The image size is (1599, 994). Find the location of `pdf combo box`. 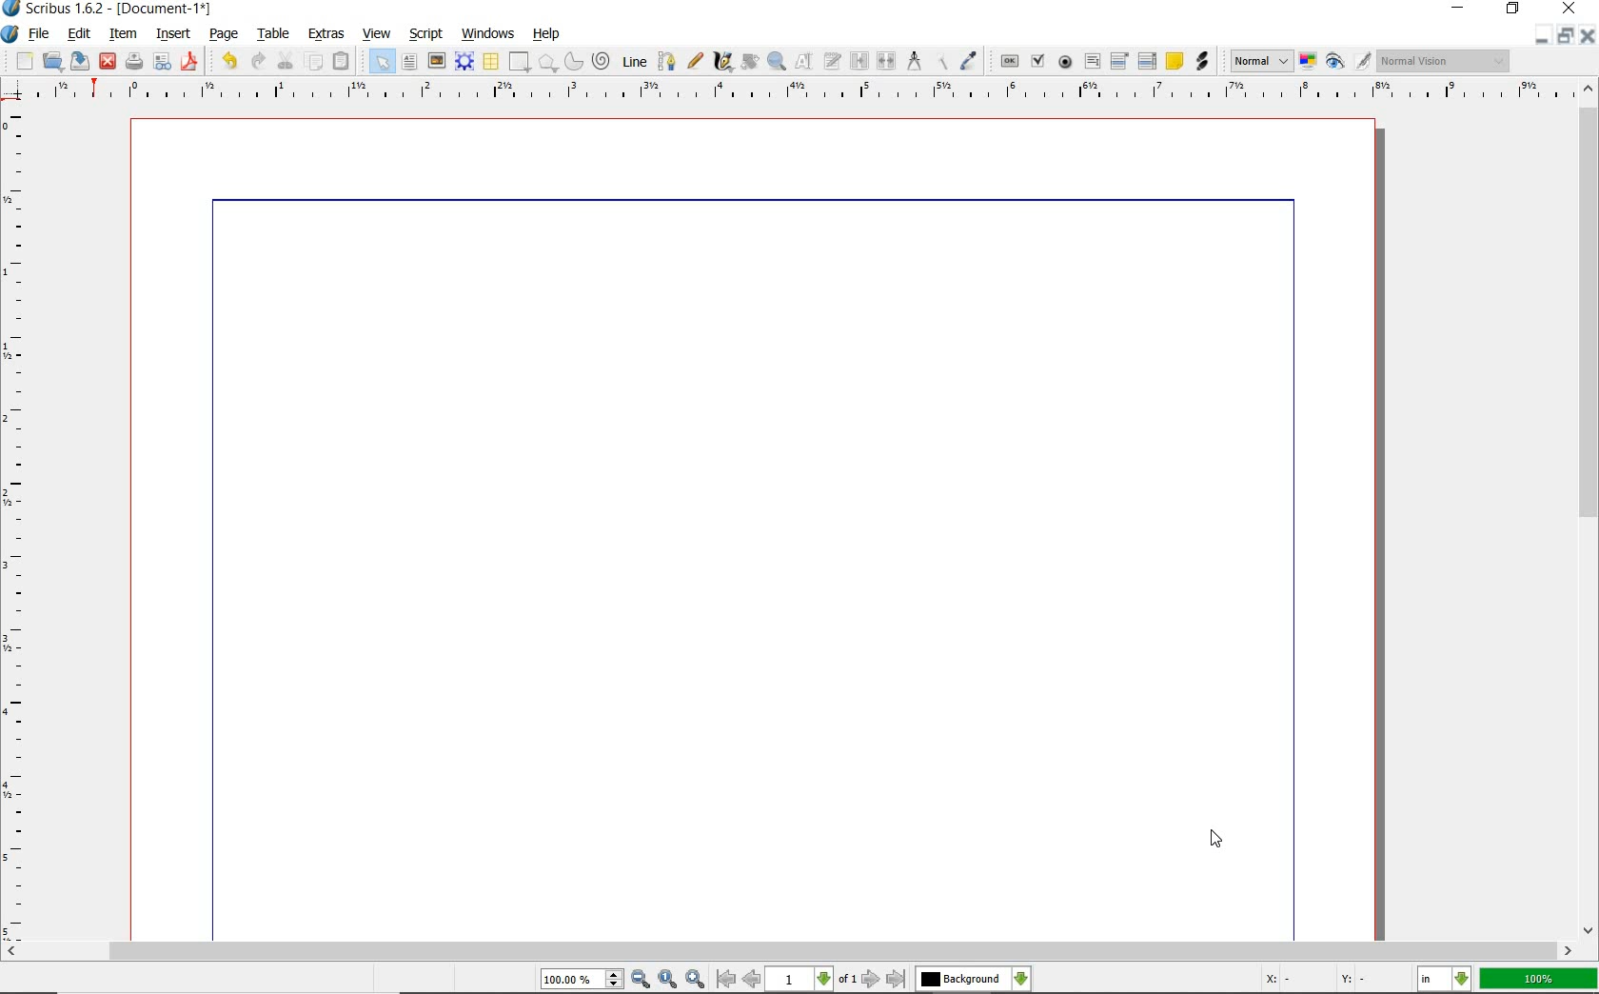

pdf combo box is located at coordinates (1120, 62).